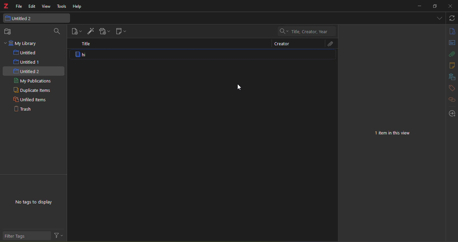  I want to click on item, so click(82, 55).